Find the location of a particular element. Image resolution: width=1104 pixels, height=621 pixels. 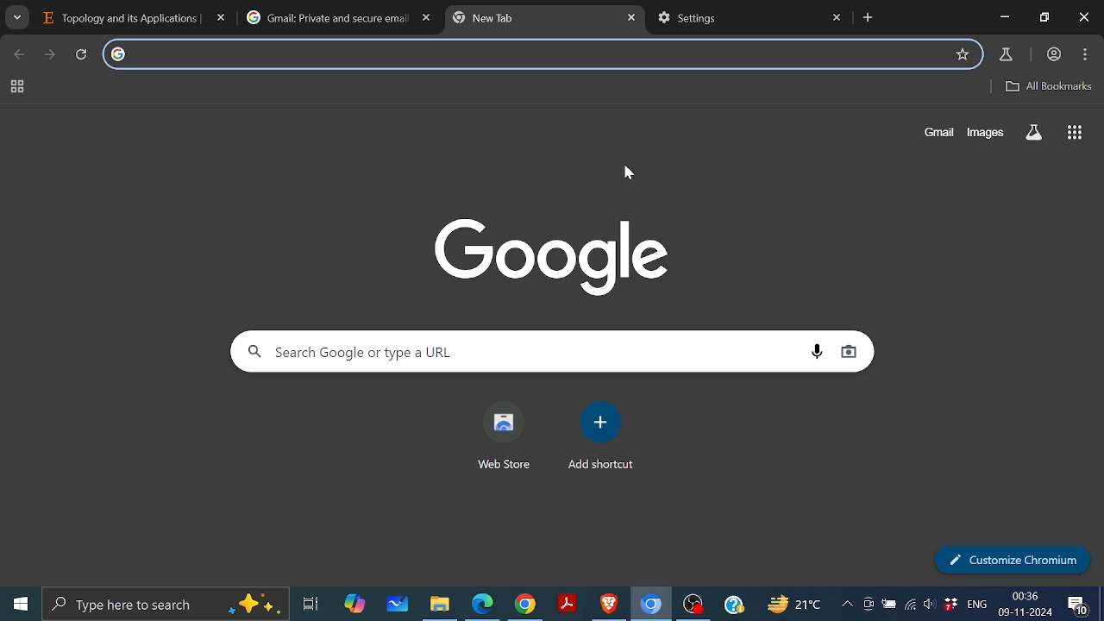

brave is located at coordinates (609, 604).